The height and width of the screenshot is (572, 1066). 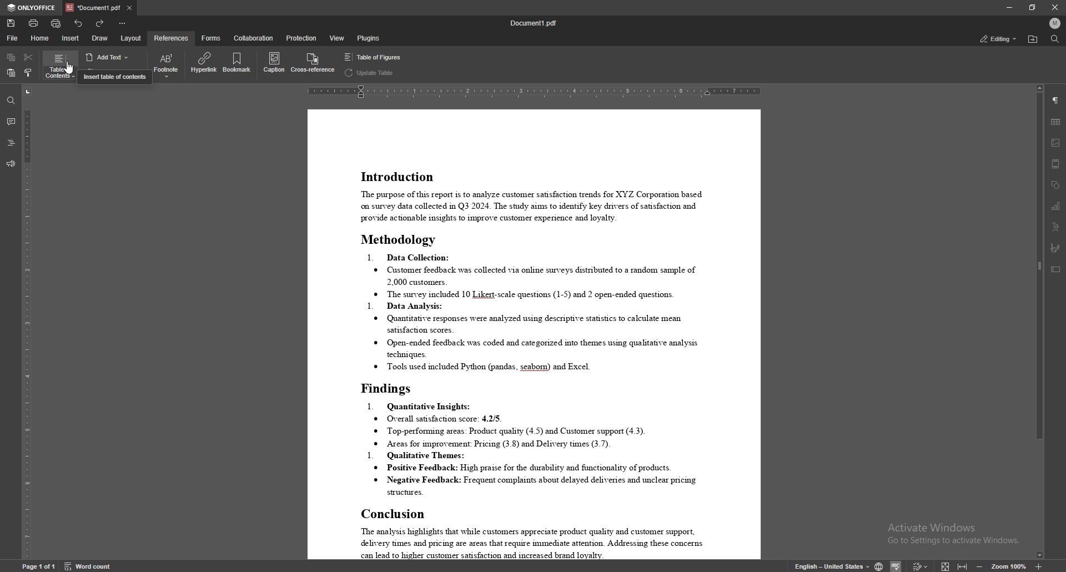 What do you see at coordinates (10, 143) in the screenshot?
I see `headings` at bounding box center [10, 143].